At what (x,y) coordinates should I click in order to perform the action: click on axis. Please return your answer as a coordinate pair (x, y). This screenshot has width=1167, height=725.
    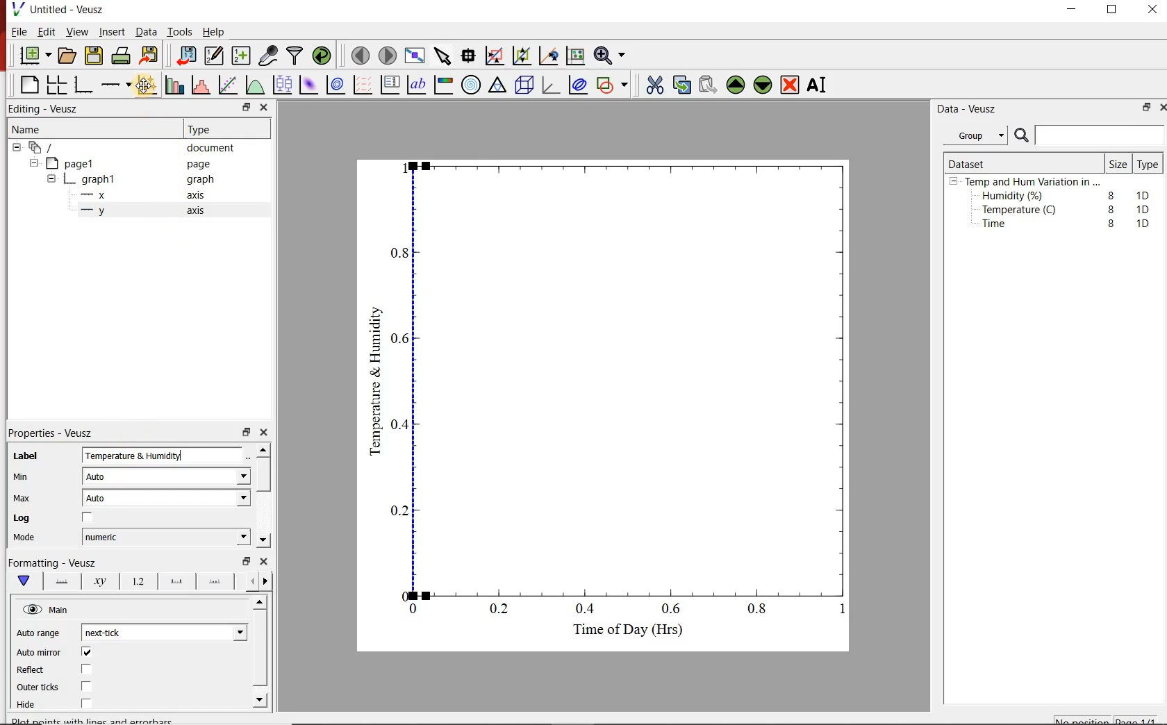
    Looking at the image, I should click on (200, 197).